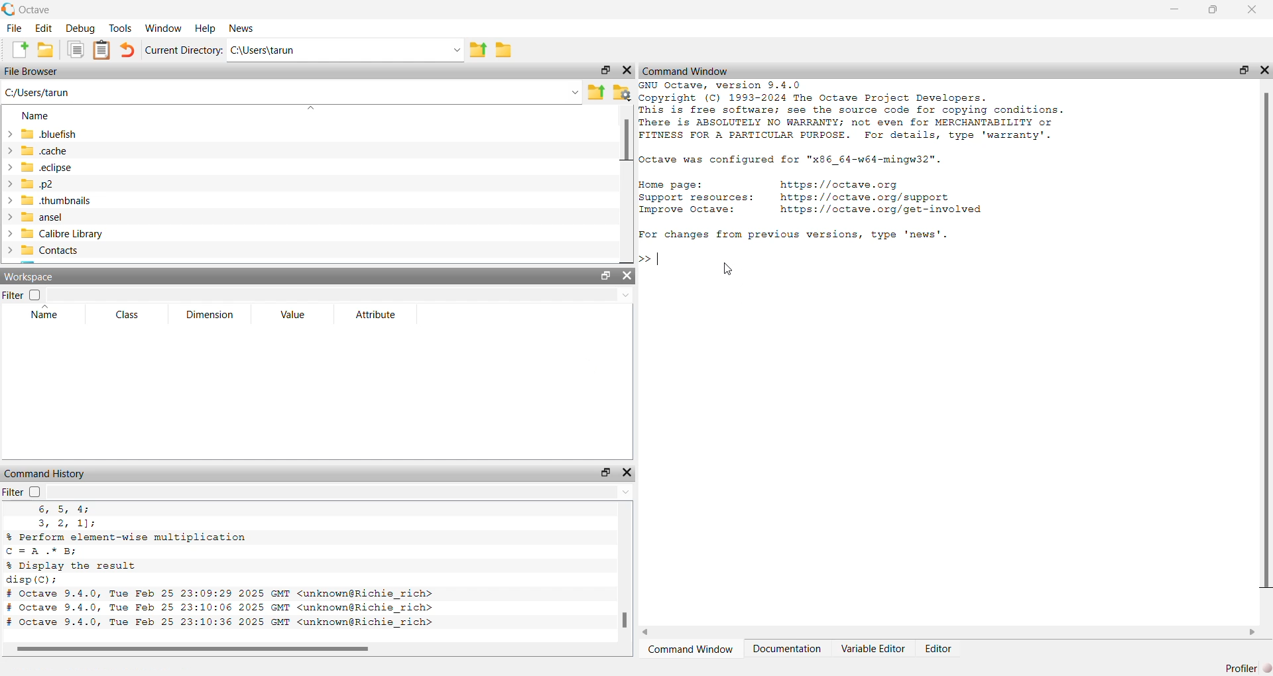  What do you see at coordinates (103, 50) in the screenshot?
I see `Document Clipboard` at bounding box center [103, 50].